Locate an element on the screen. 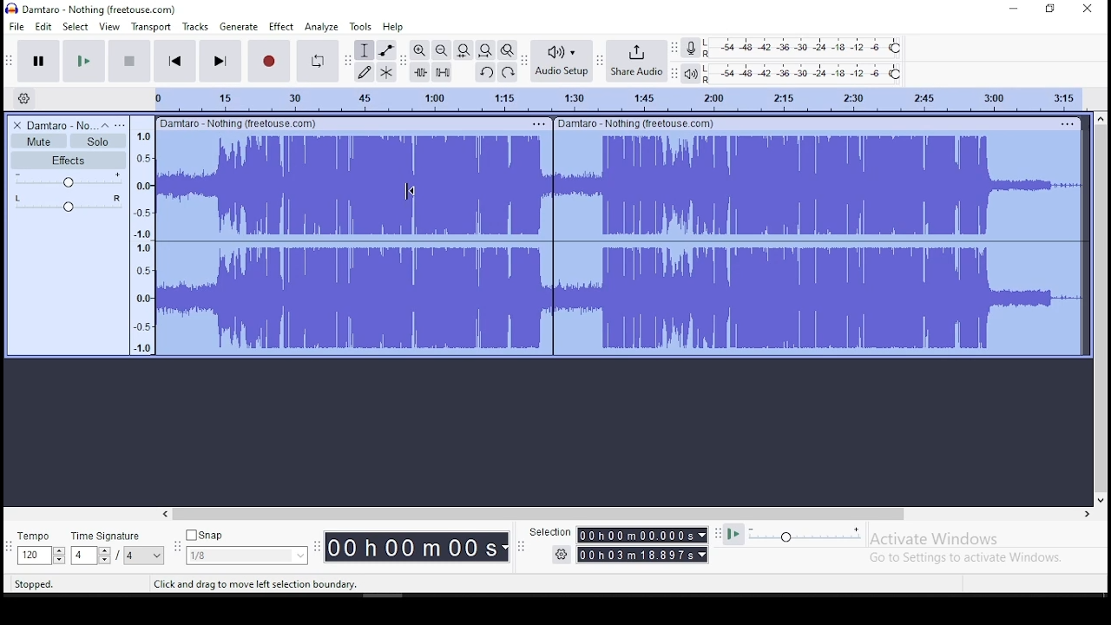  zoom out is located at coordinates (442, 49).